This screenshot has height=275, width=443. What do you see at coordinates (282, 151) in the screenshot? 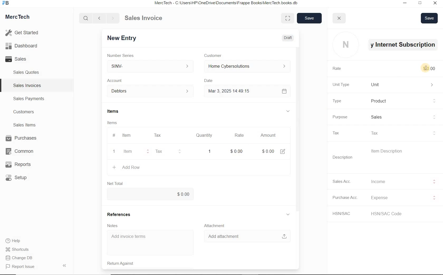
I see `edit` at bounding box center [282, 151].